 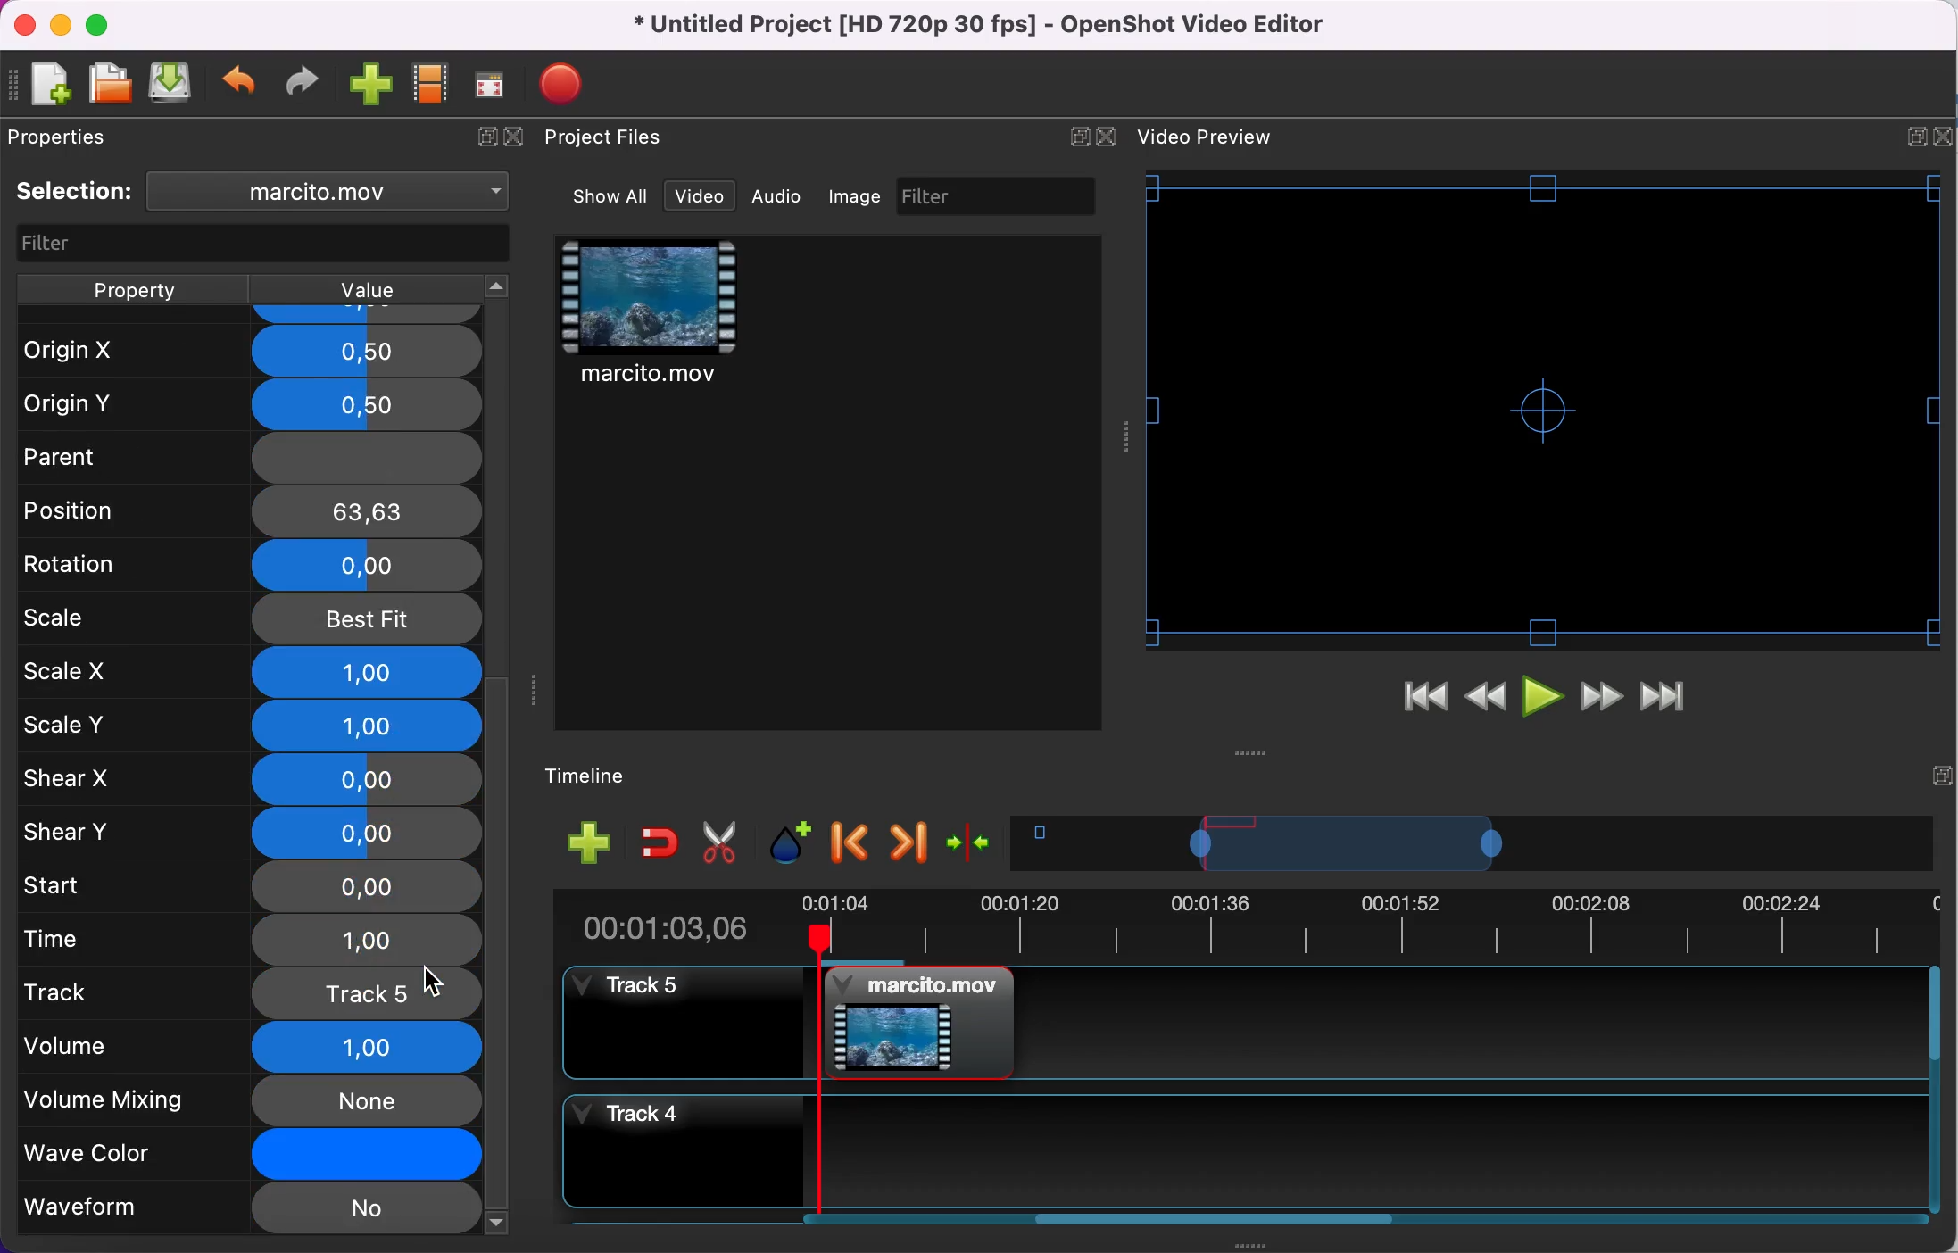 What do you see at coordinates (251, 992) in the screenshot?
I see `track 5` at bounding box center [251, 992].